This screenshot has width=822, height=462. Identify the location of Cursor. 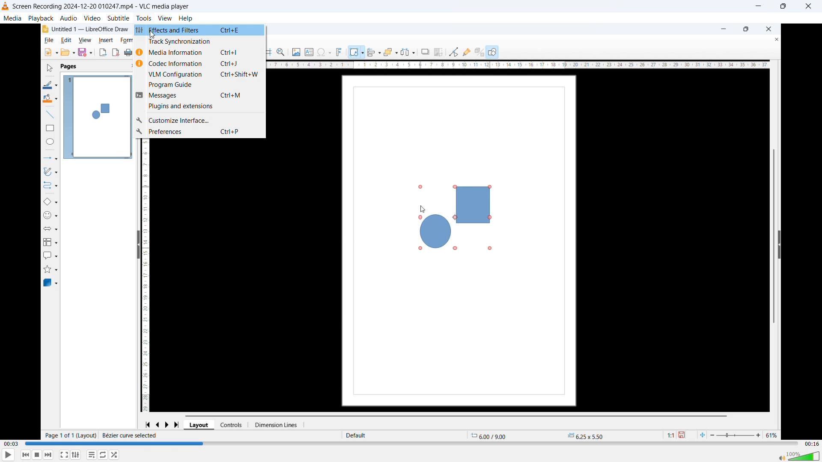
(153, 34).